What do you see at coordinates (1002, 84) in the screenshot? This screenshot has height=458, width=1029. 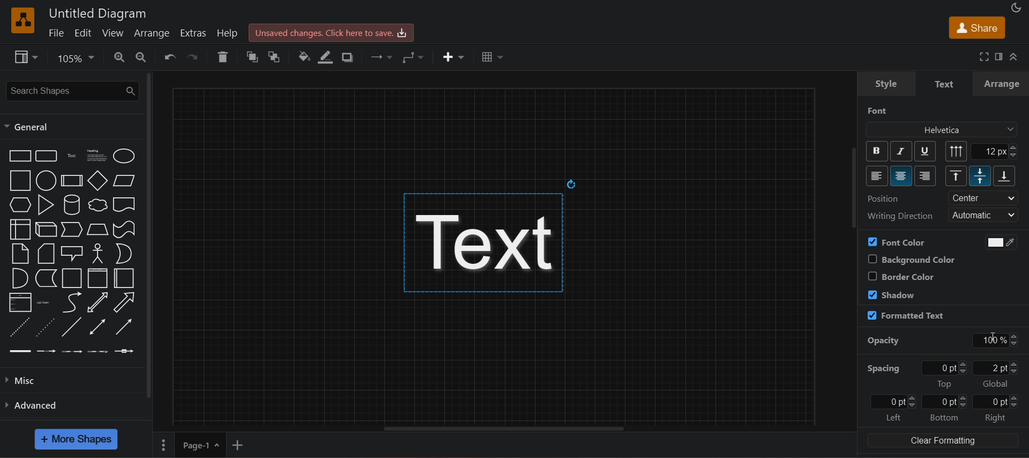 I see `arrange` at bounding box center [1002, 84].